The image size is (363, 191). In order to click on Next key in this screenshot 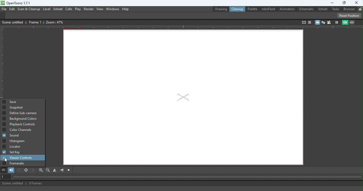, I will do `click(33, 170)`.